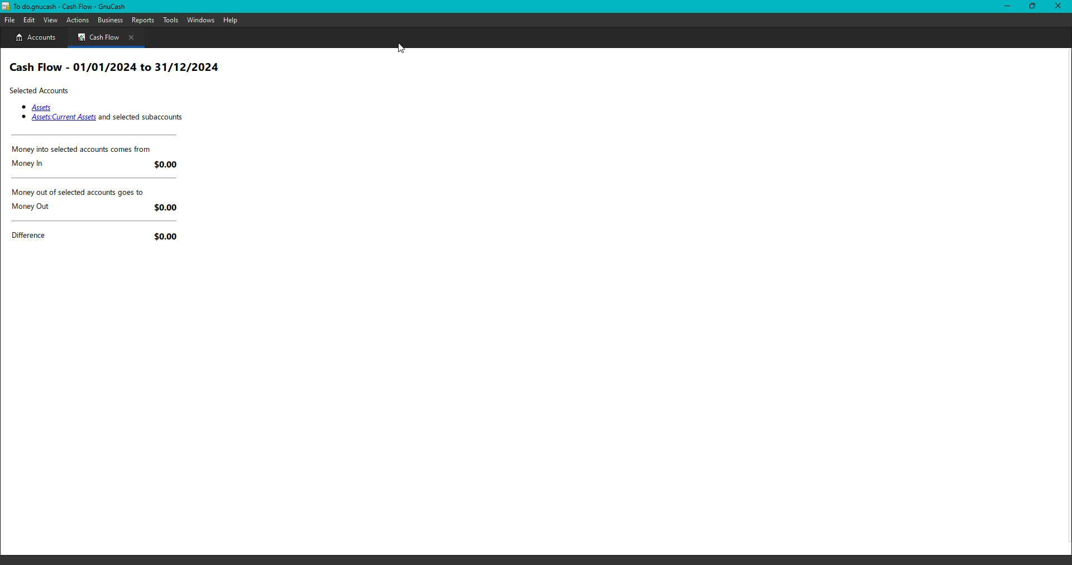 Image resolution: width=1072 pixels, height=565 pixels. Describe the element at coordinates (78, 19) in the screenshot. I see `Actions` at that location.